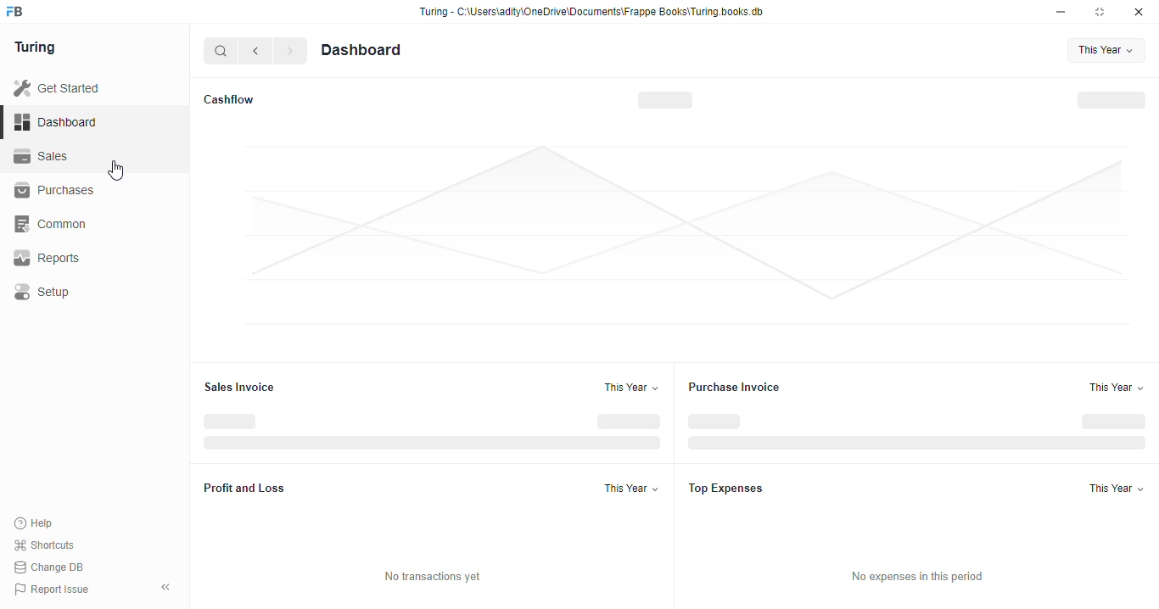 Image resolution: width=1159 pixels, height=609 pixels. What do you see at coordinates (39, 48) in the screenshot?
I see `Turing` at bounding box center [39, 48].